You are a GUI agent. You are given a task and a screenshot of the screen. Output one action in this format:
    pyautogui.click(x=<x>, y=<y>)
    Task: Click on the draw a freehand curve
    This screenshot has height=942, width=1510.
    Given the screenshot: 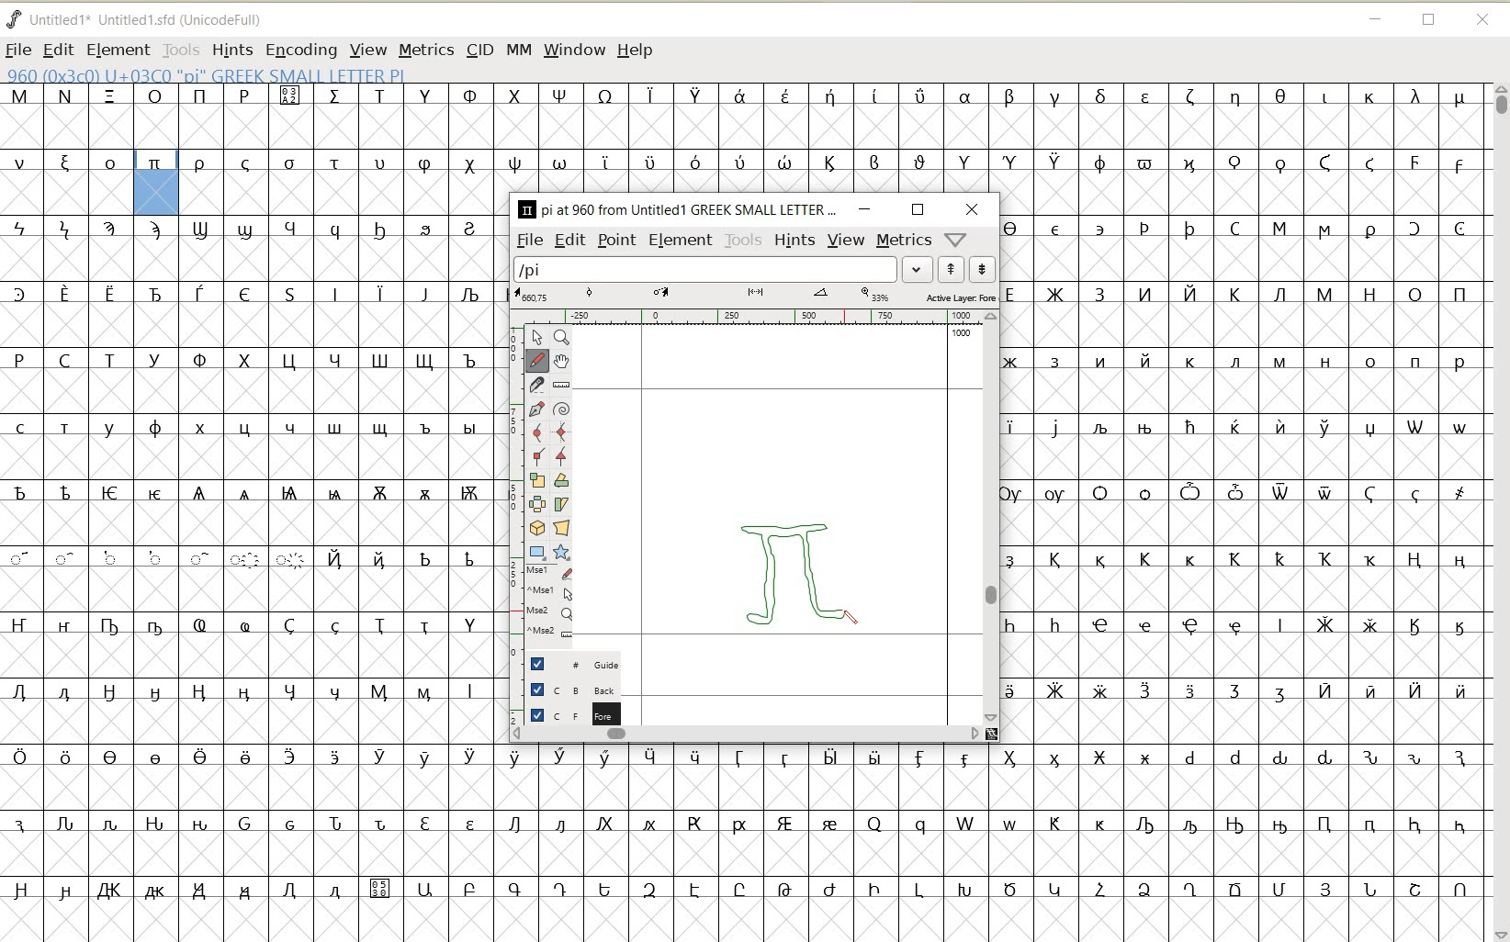 What is the action you would take?
    pyautogui.click(x=535, y=359)
    